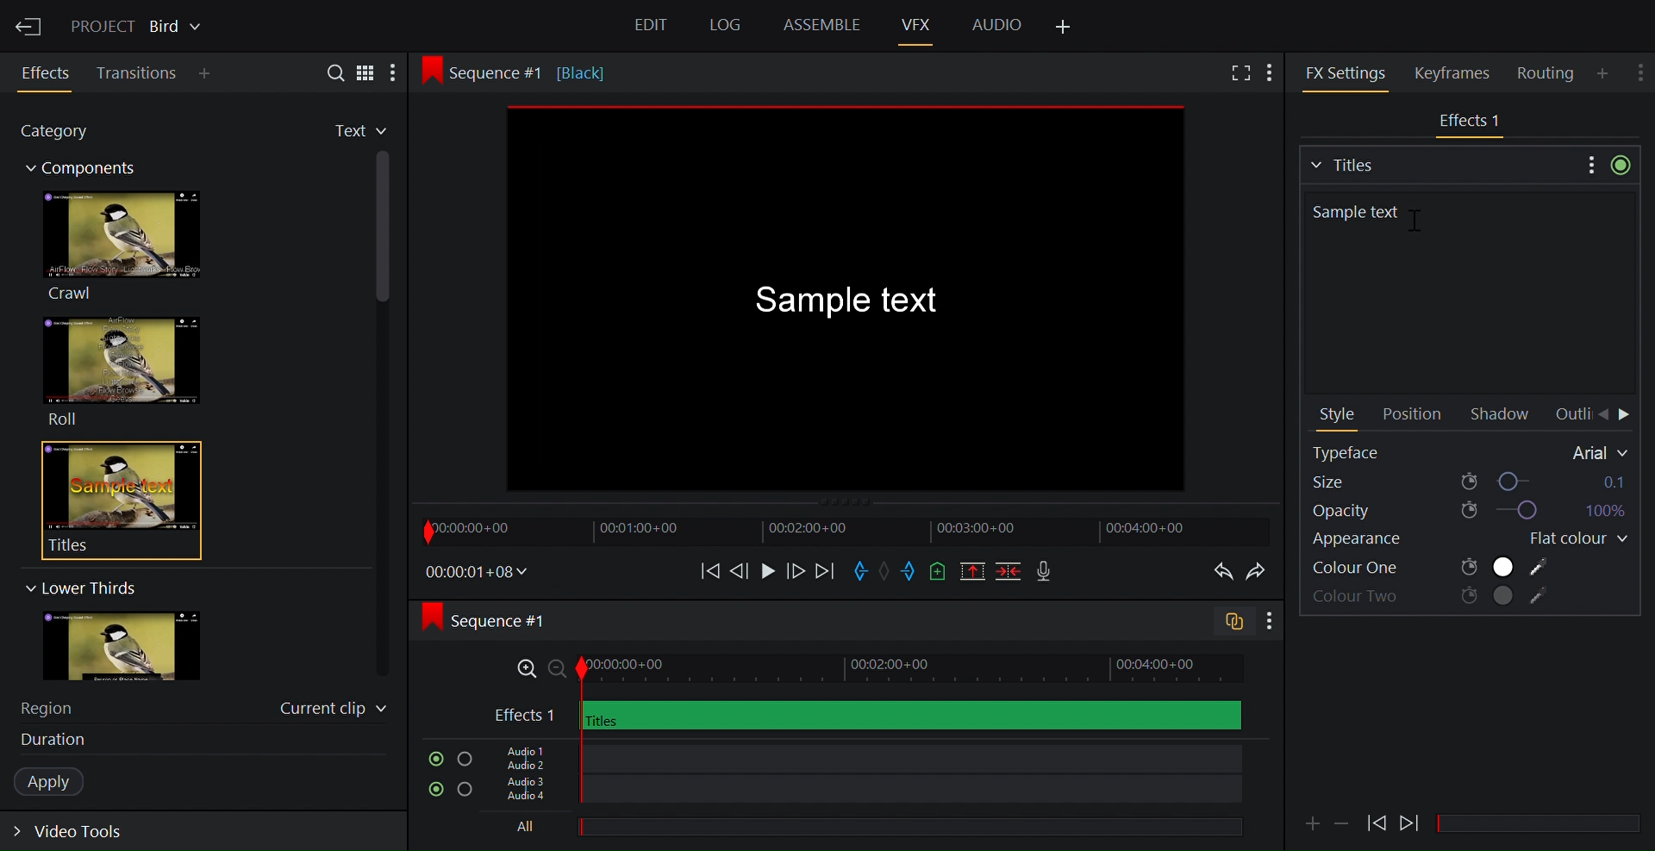 The height and width of the screenshot is (851, 1655). I want to click on Solo this track, so click(465, 760).